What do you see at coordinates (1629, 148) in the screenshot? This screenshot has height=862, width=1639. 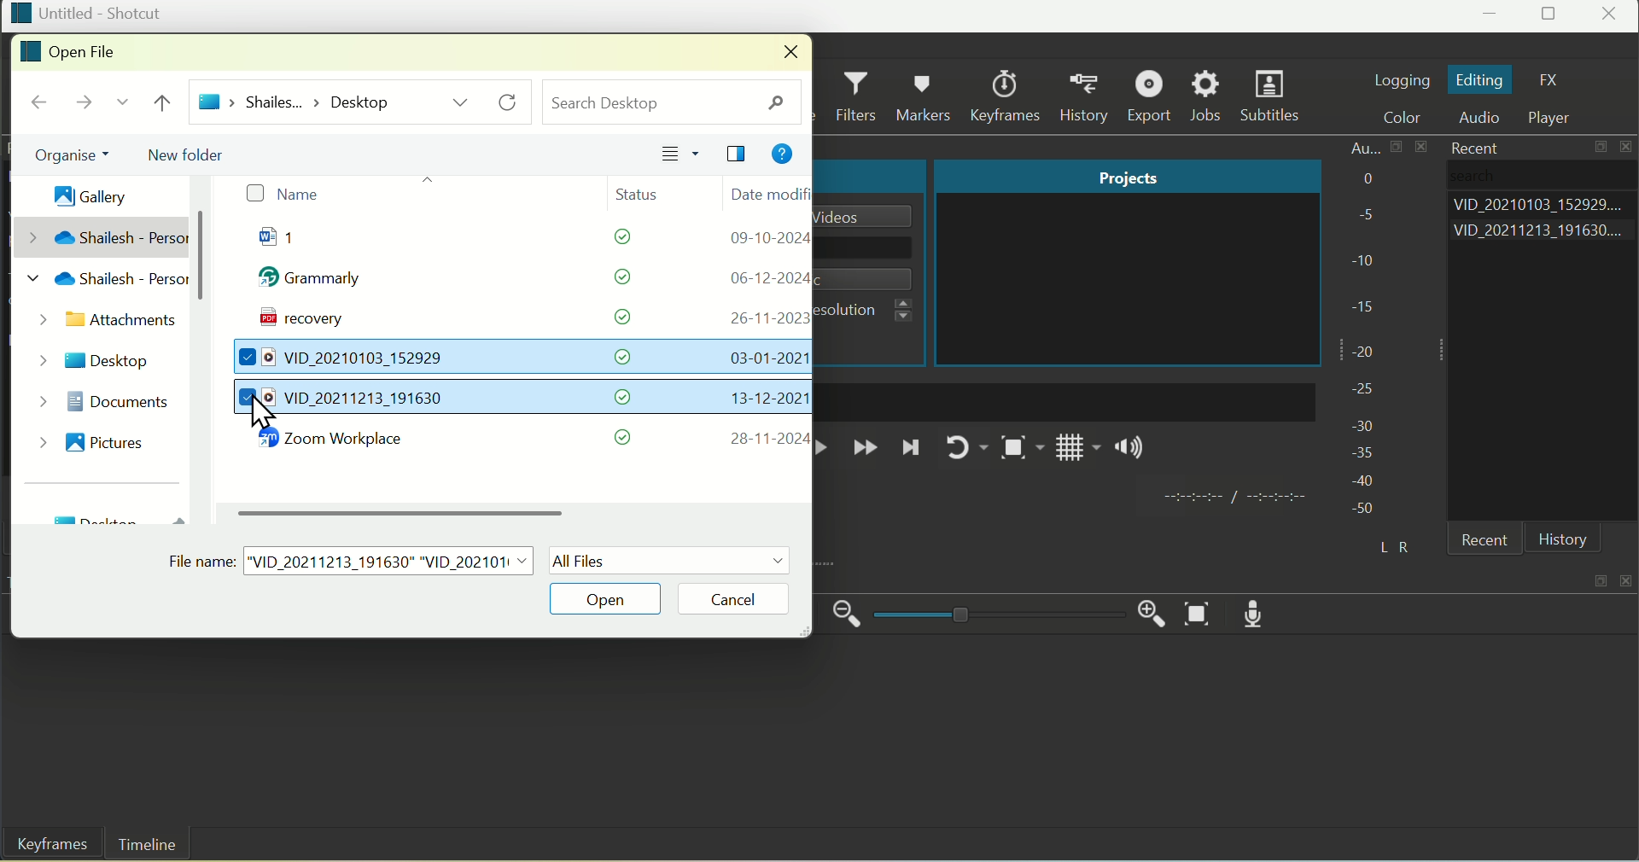 I see `close` at bounding box center [1629, 148].